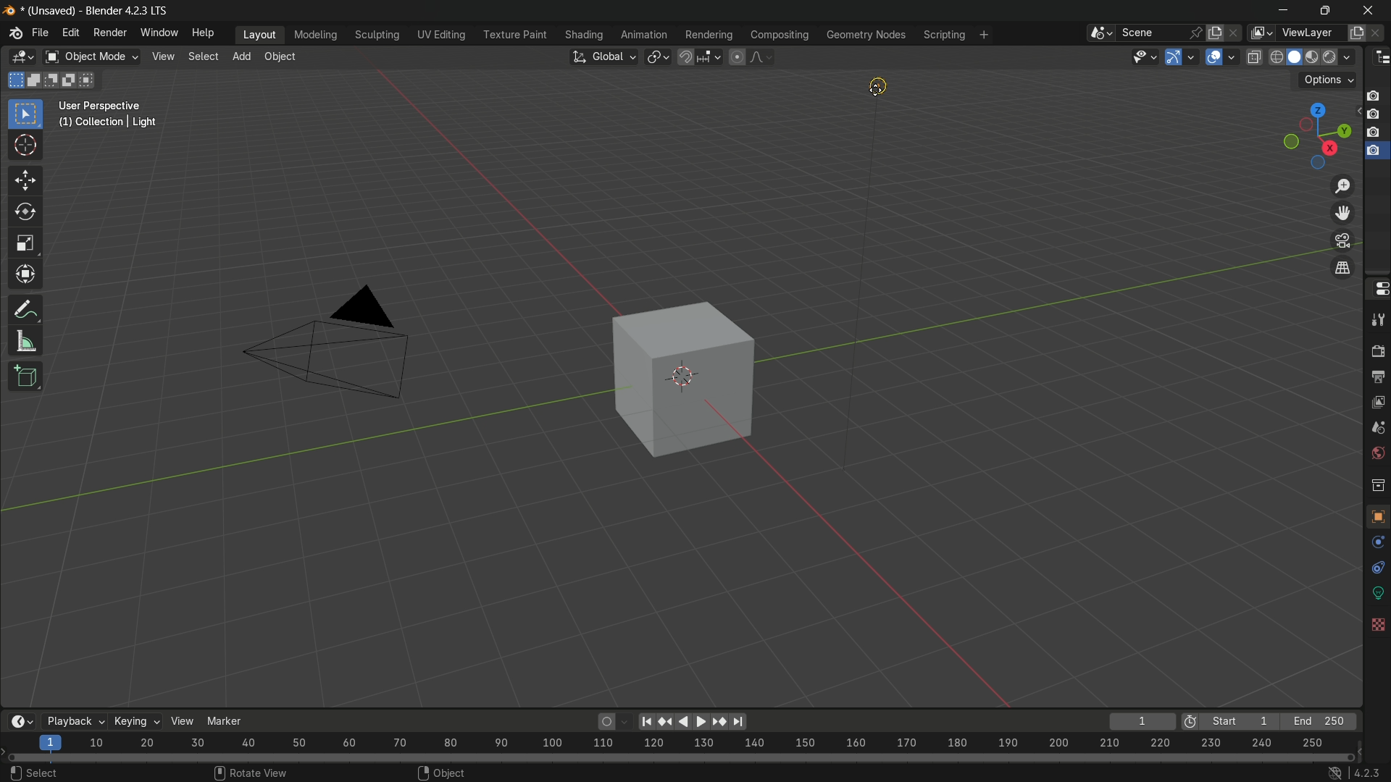  I want to click on texture paint menu, so click(518, 34).